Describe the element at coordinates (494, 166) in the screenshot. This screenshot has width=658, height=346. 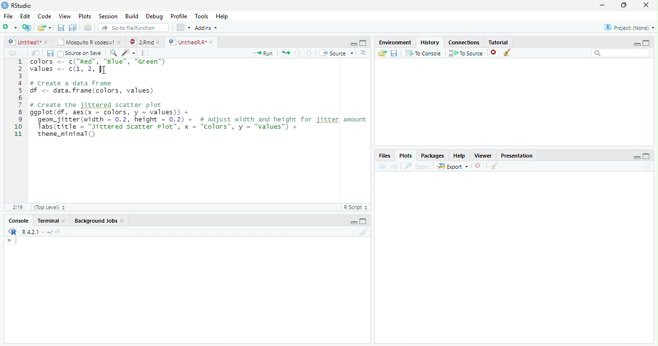
I see `Clear all plots` at that location.